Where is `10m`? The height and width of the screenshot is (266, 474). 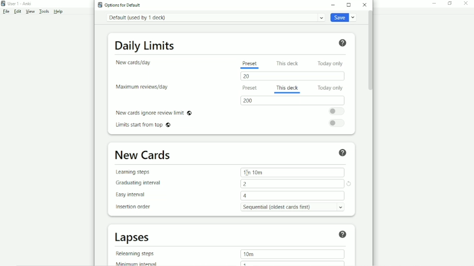
10m is located at coordinates (250, 254).